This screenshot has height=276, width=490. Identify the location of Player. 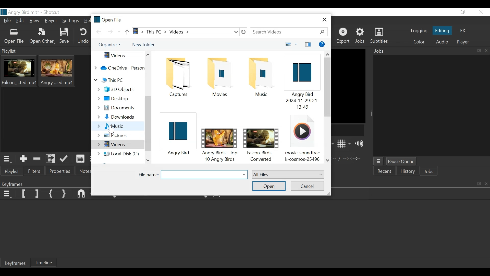
(51, 21).